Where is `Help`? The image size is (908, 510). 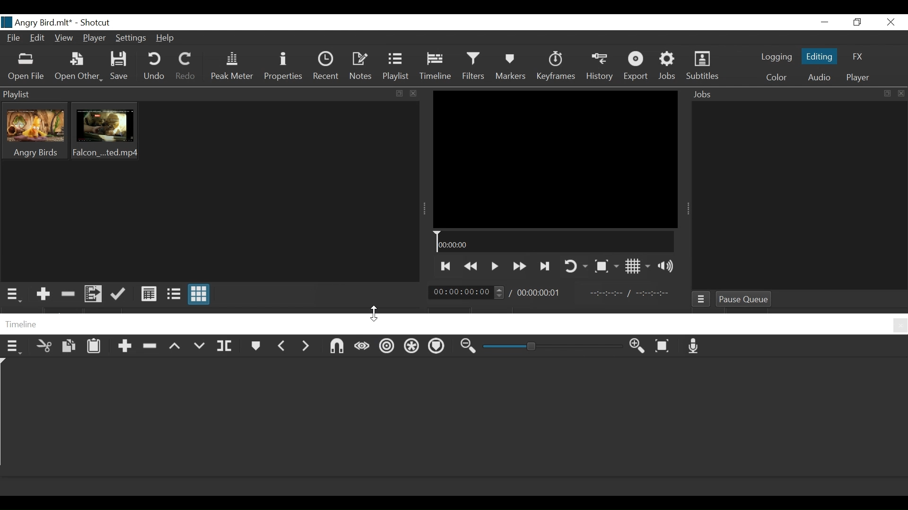 Help is located at coordinates (166, 39).